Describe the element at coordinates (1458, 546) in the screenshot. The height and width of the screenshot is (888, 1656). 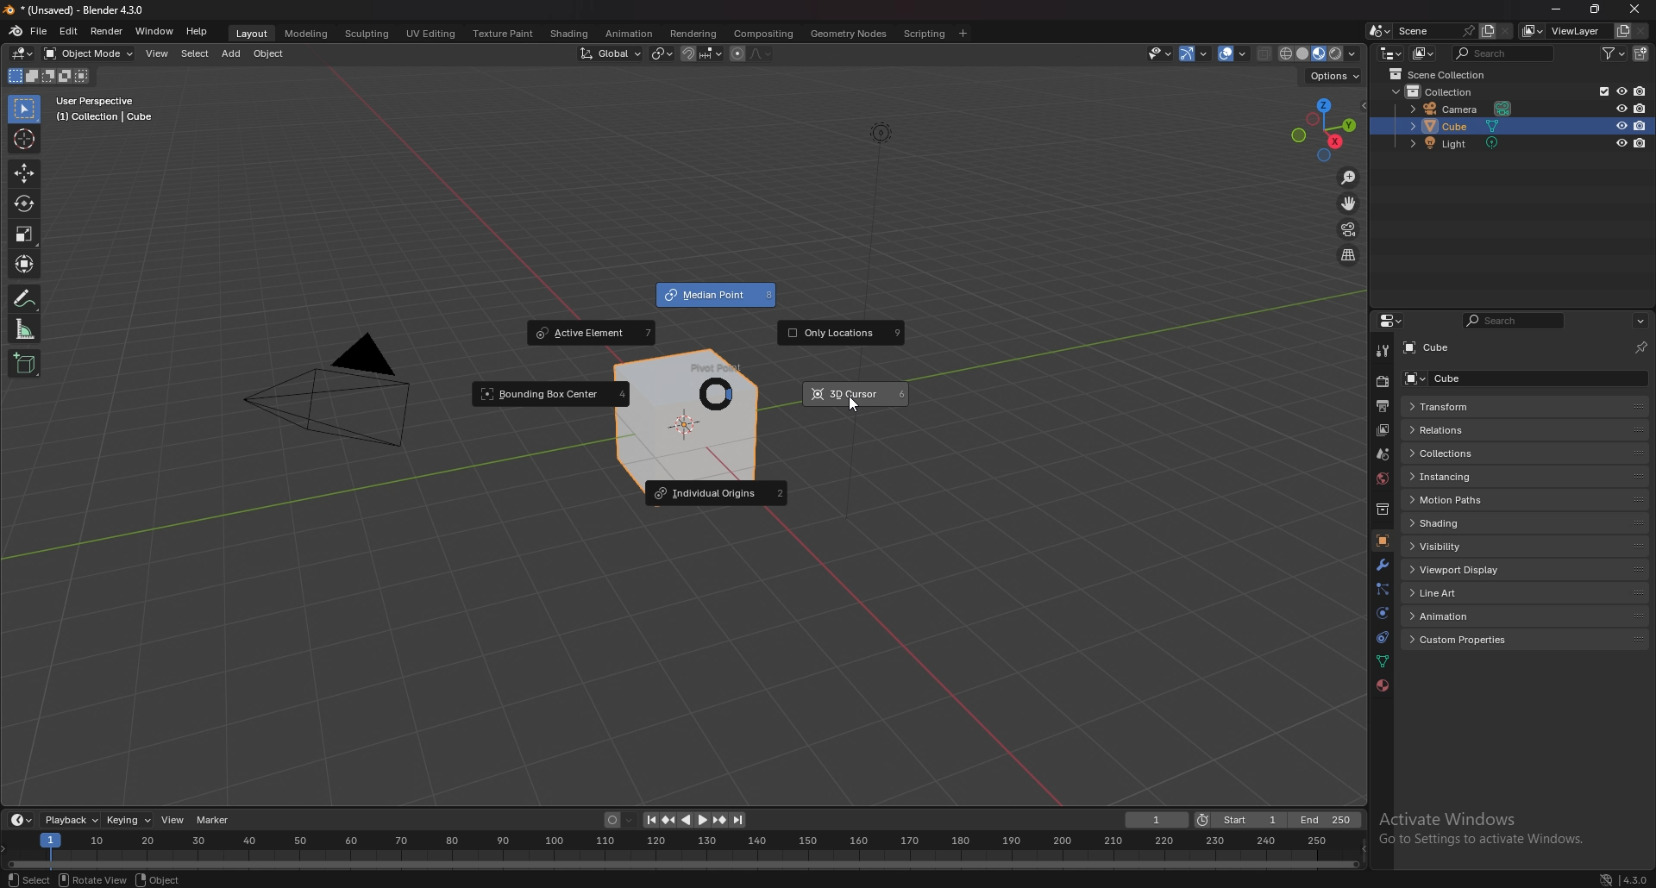
I see `visibility` at that location.